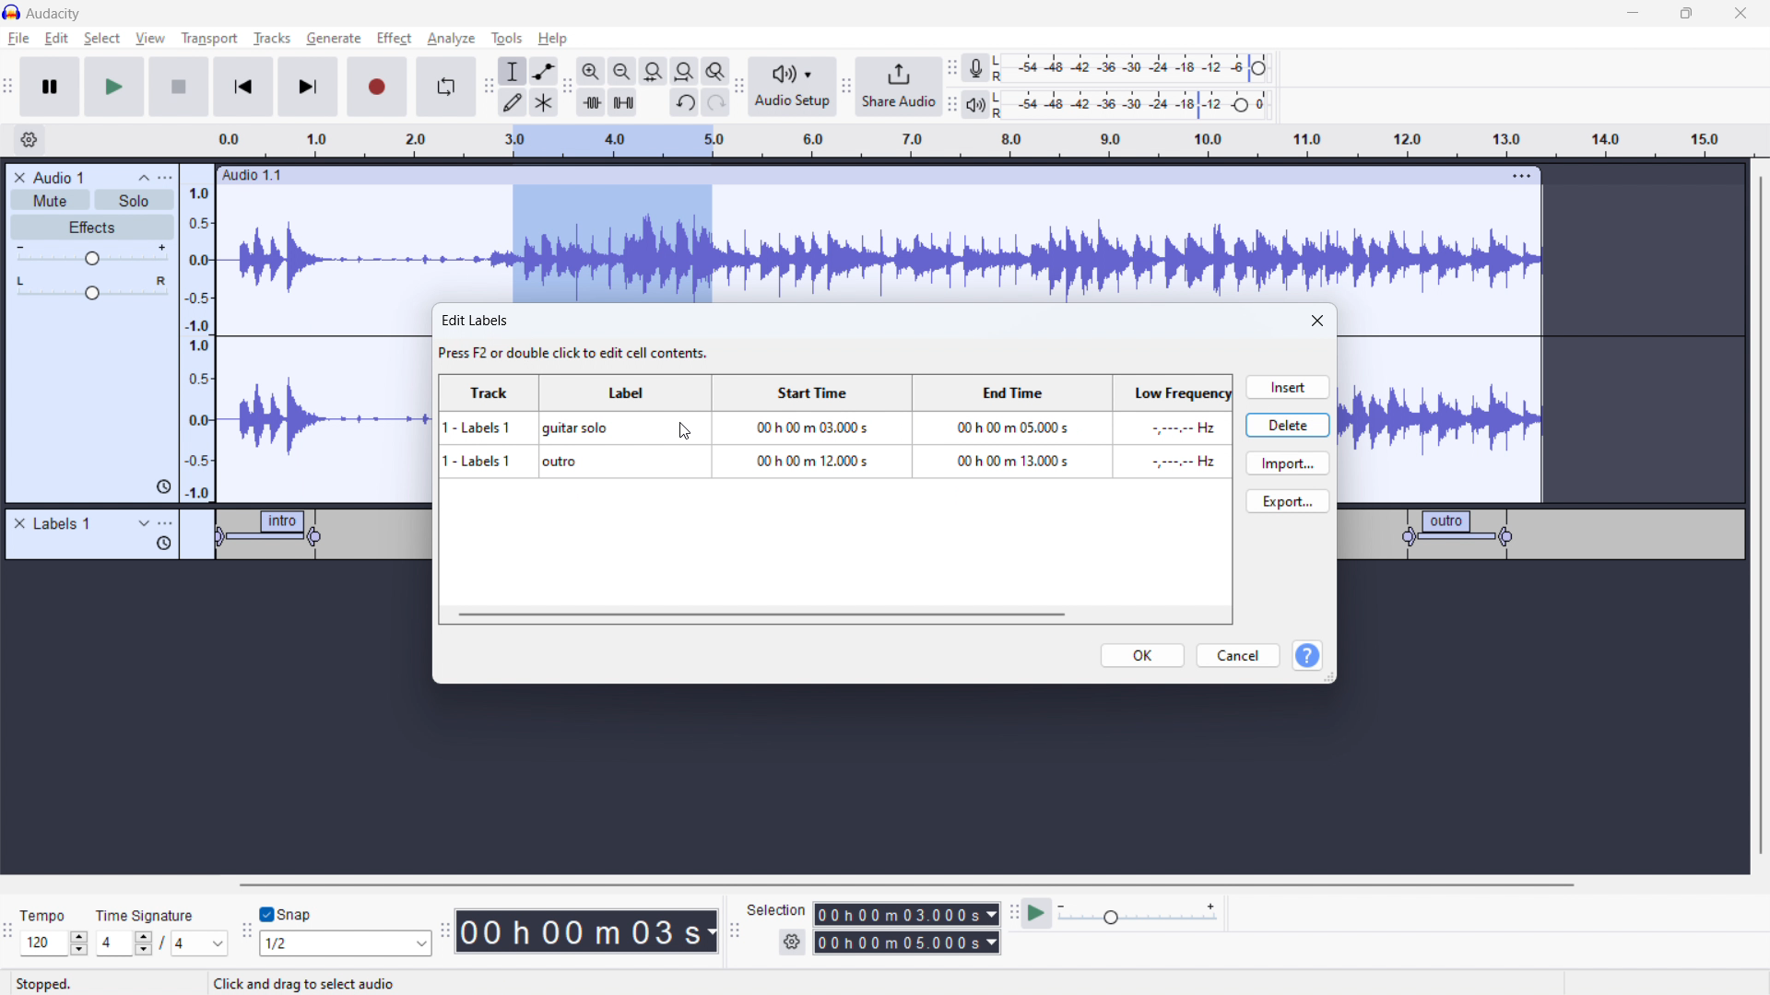 This screenshot has width=1770, height=995. I want to click on insert, so click(1286, 387).